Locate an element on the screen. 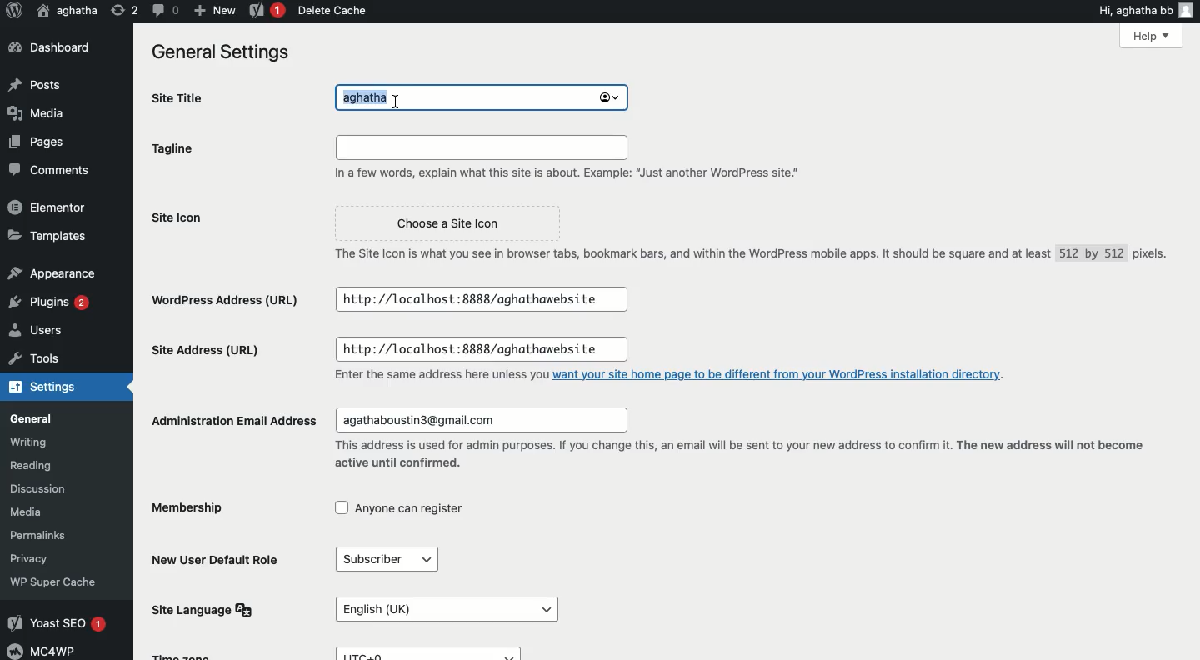 Image resolution: width=1200 pixels, height=660 pixels. Media is located at coordinates (34, 112).